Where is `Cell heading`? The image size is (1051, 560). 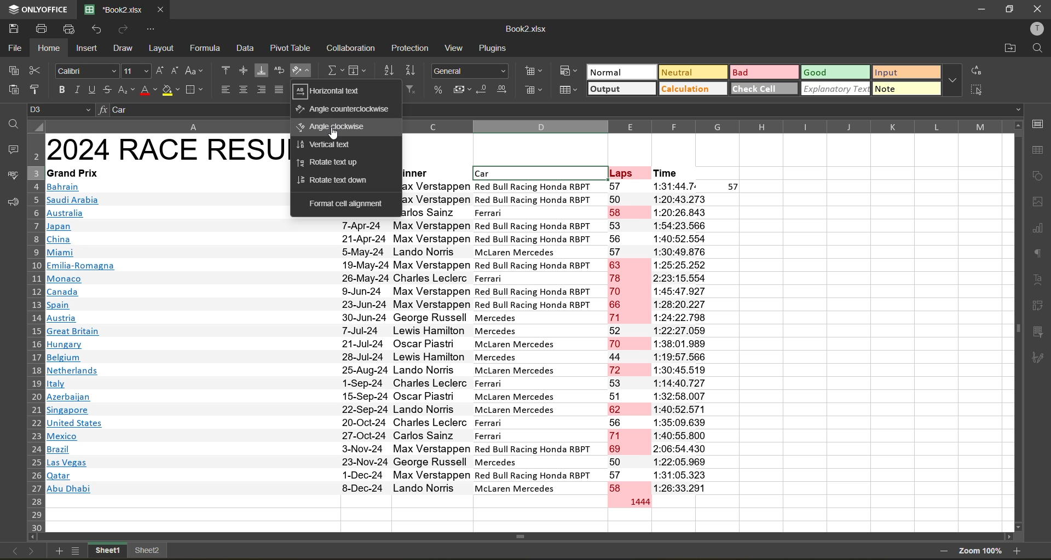
Cell heading is located at coordinates (554, 173).